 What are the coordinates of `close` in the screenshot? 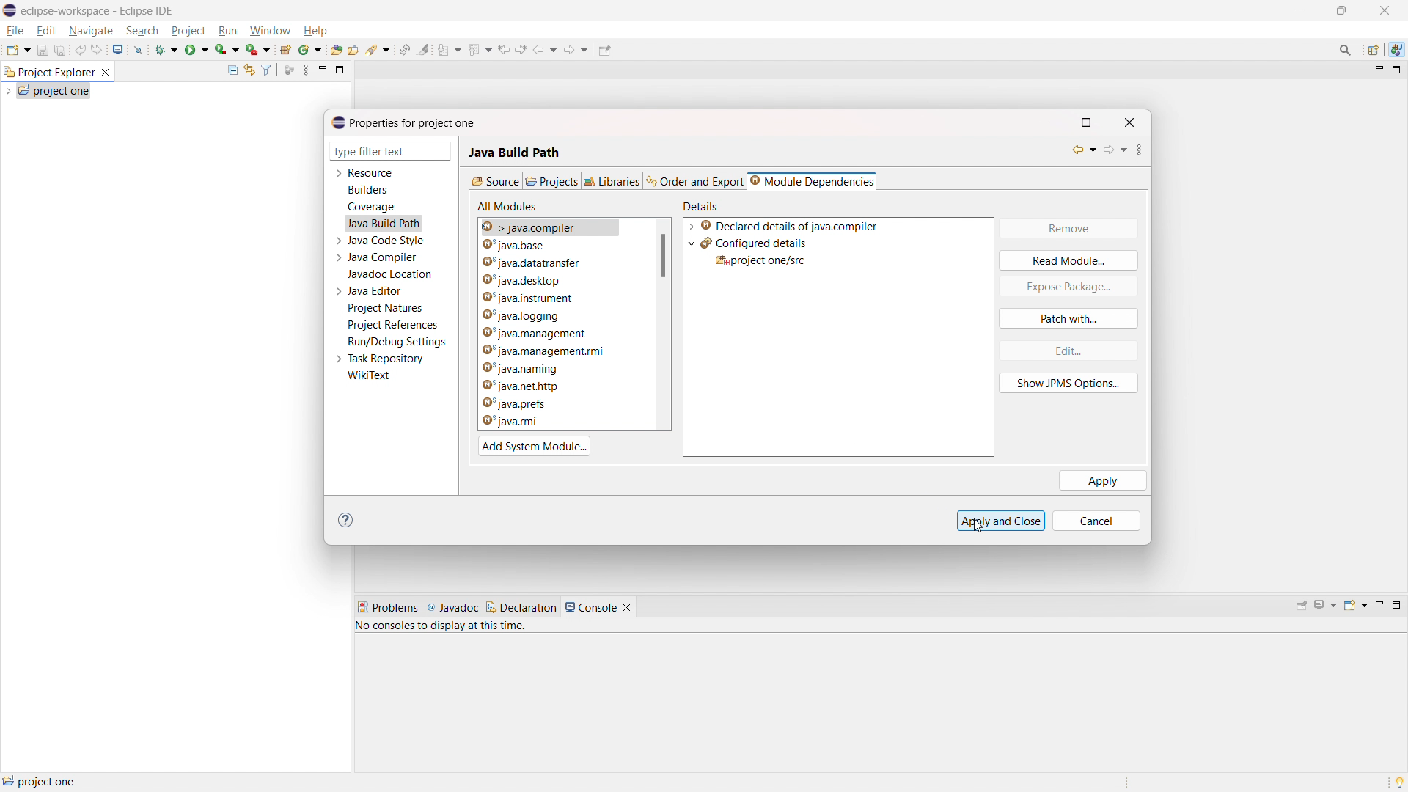 It's located at (1131, 121).